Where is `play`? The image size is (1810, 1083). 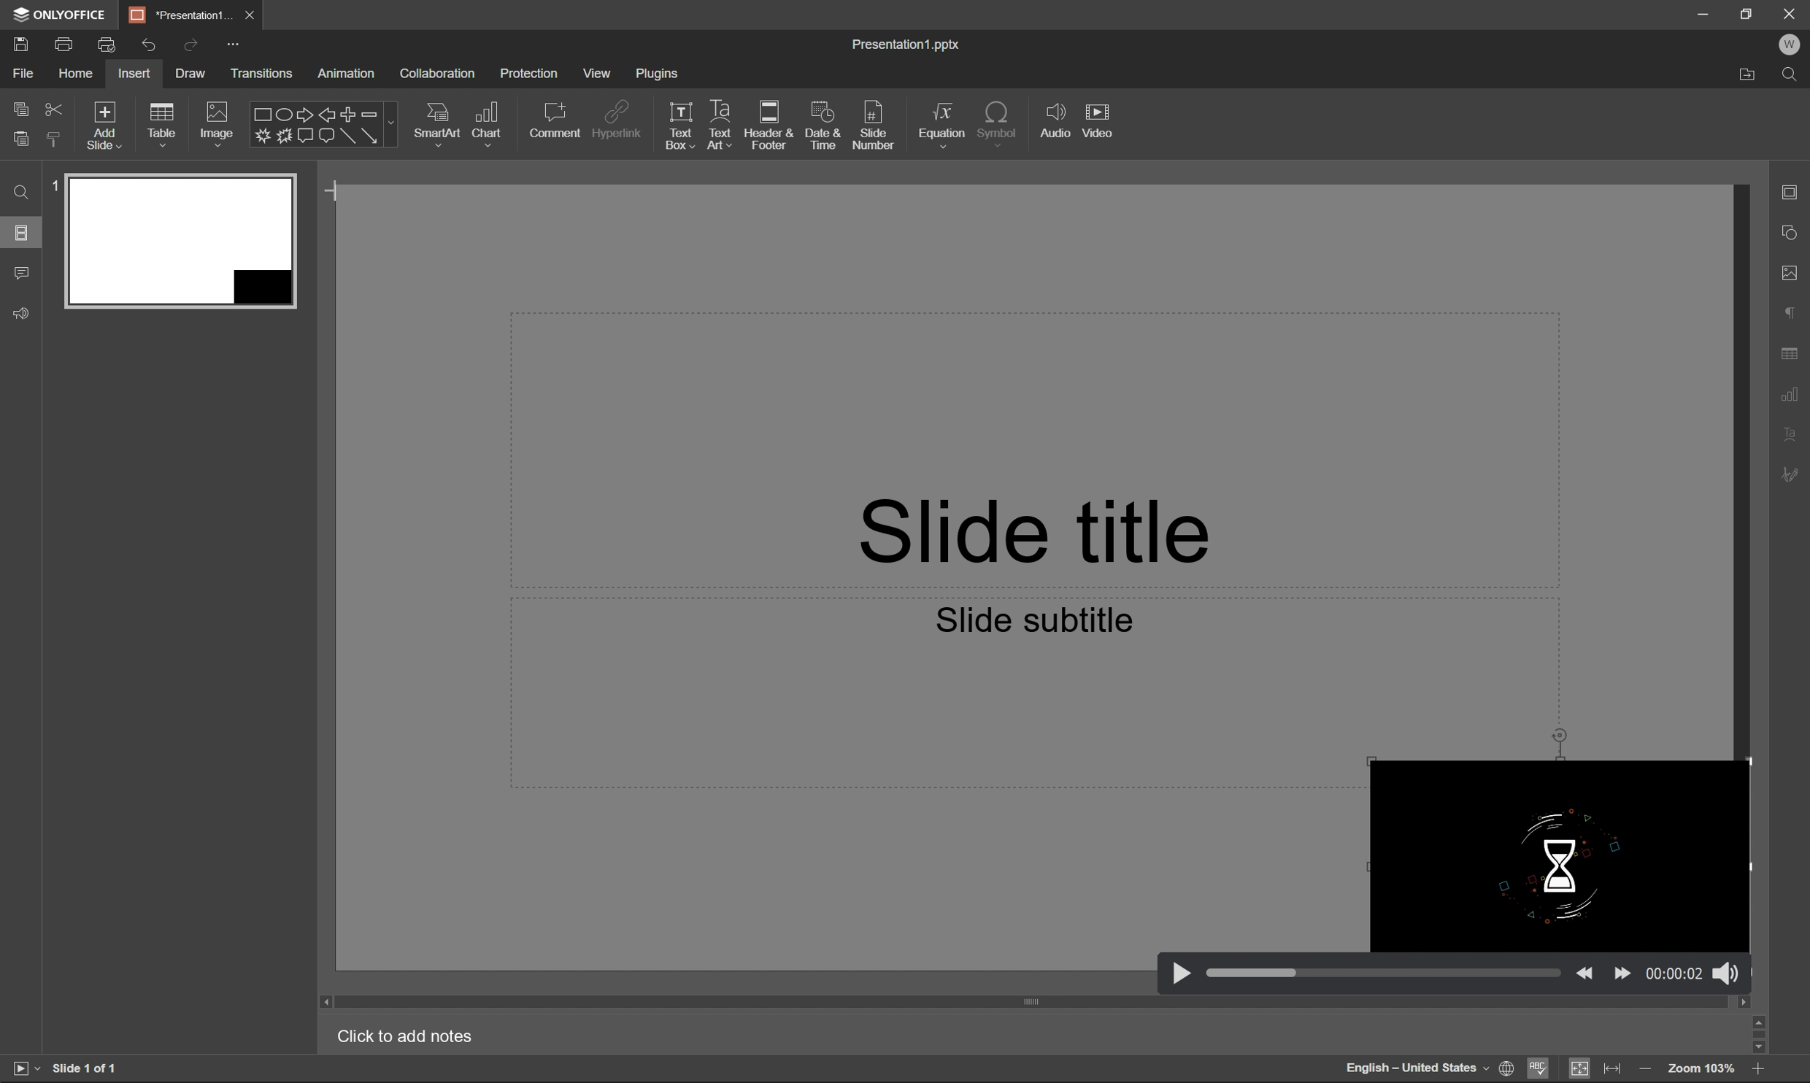
play is located at coordinates (1181, 971).